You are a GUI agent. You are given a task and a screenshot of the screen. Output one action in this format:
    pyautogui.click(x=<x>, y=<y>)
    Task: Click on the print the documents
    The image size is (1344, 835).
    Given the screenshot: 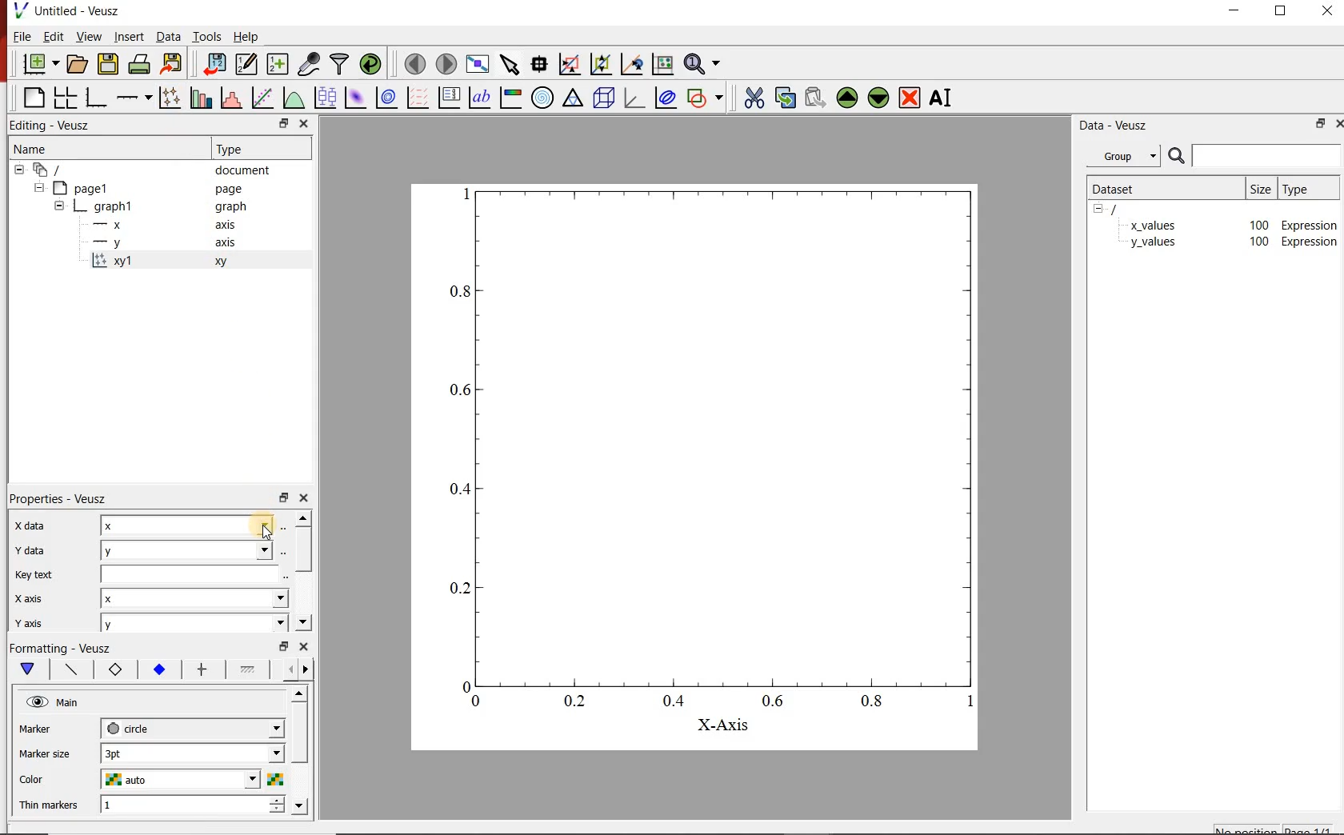 What is the action you would take?
    pyautogui.click(x=139, y=64)
    